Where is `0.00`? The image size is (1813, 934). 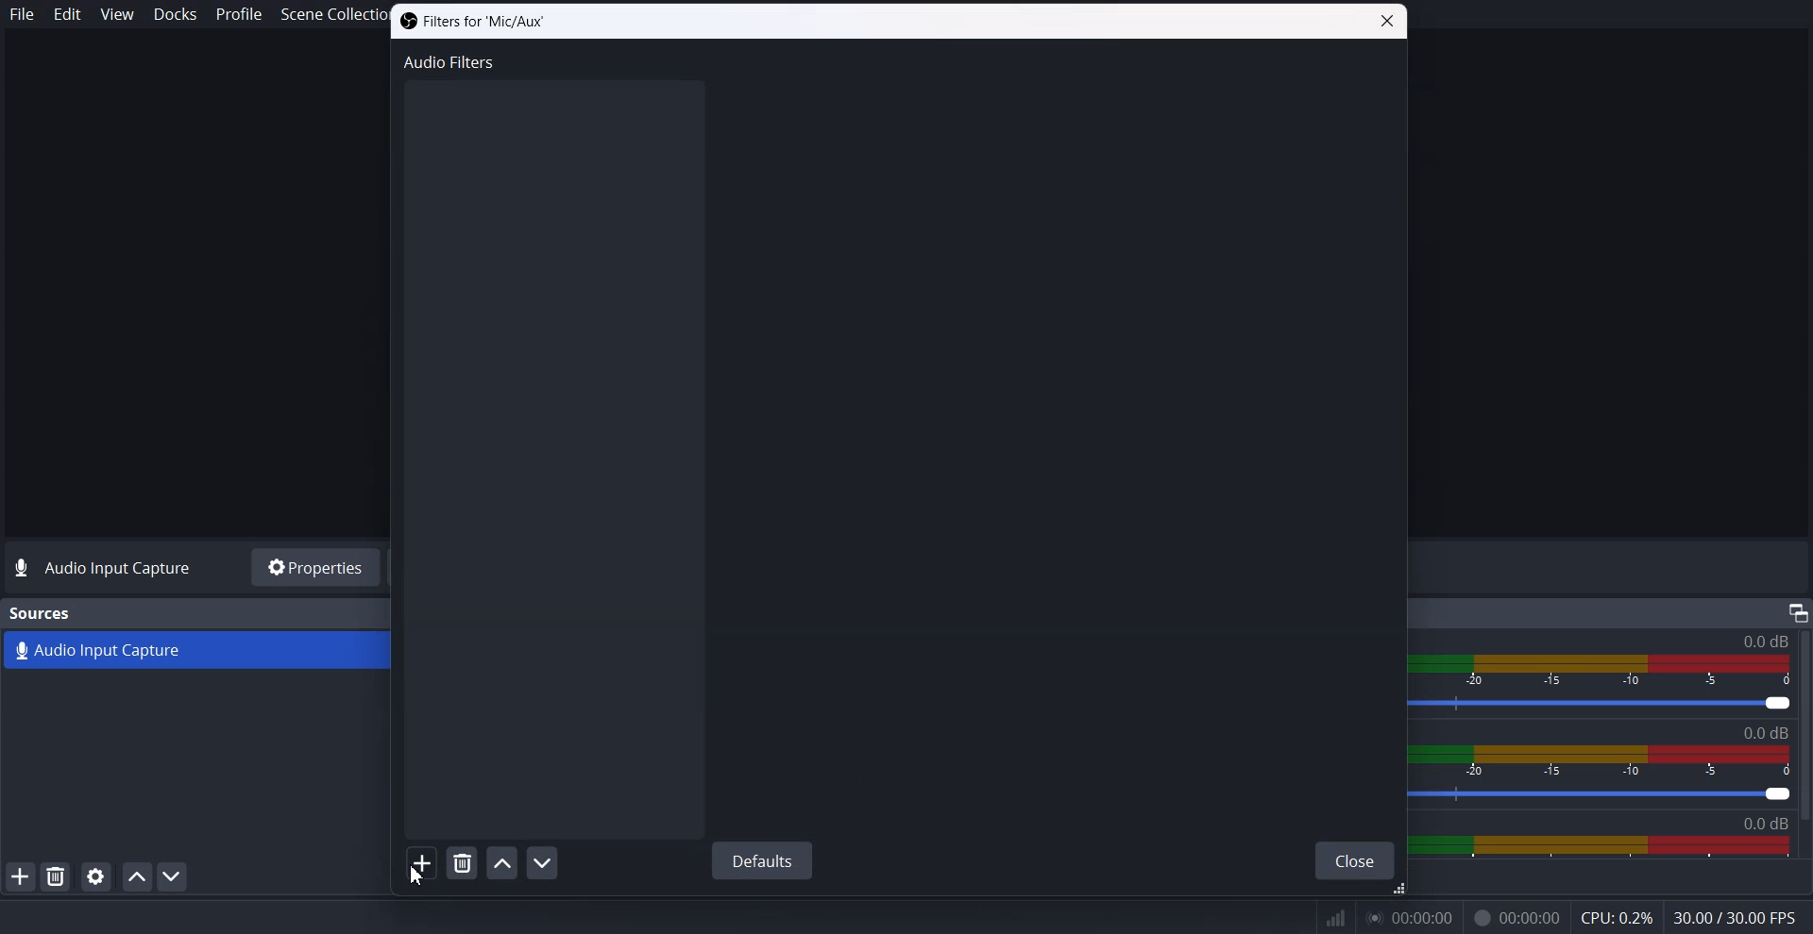
0.00 is located at coordinates (1407, 918).